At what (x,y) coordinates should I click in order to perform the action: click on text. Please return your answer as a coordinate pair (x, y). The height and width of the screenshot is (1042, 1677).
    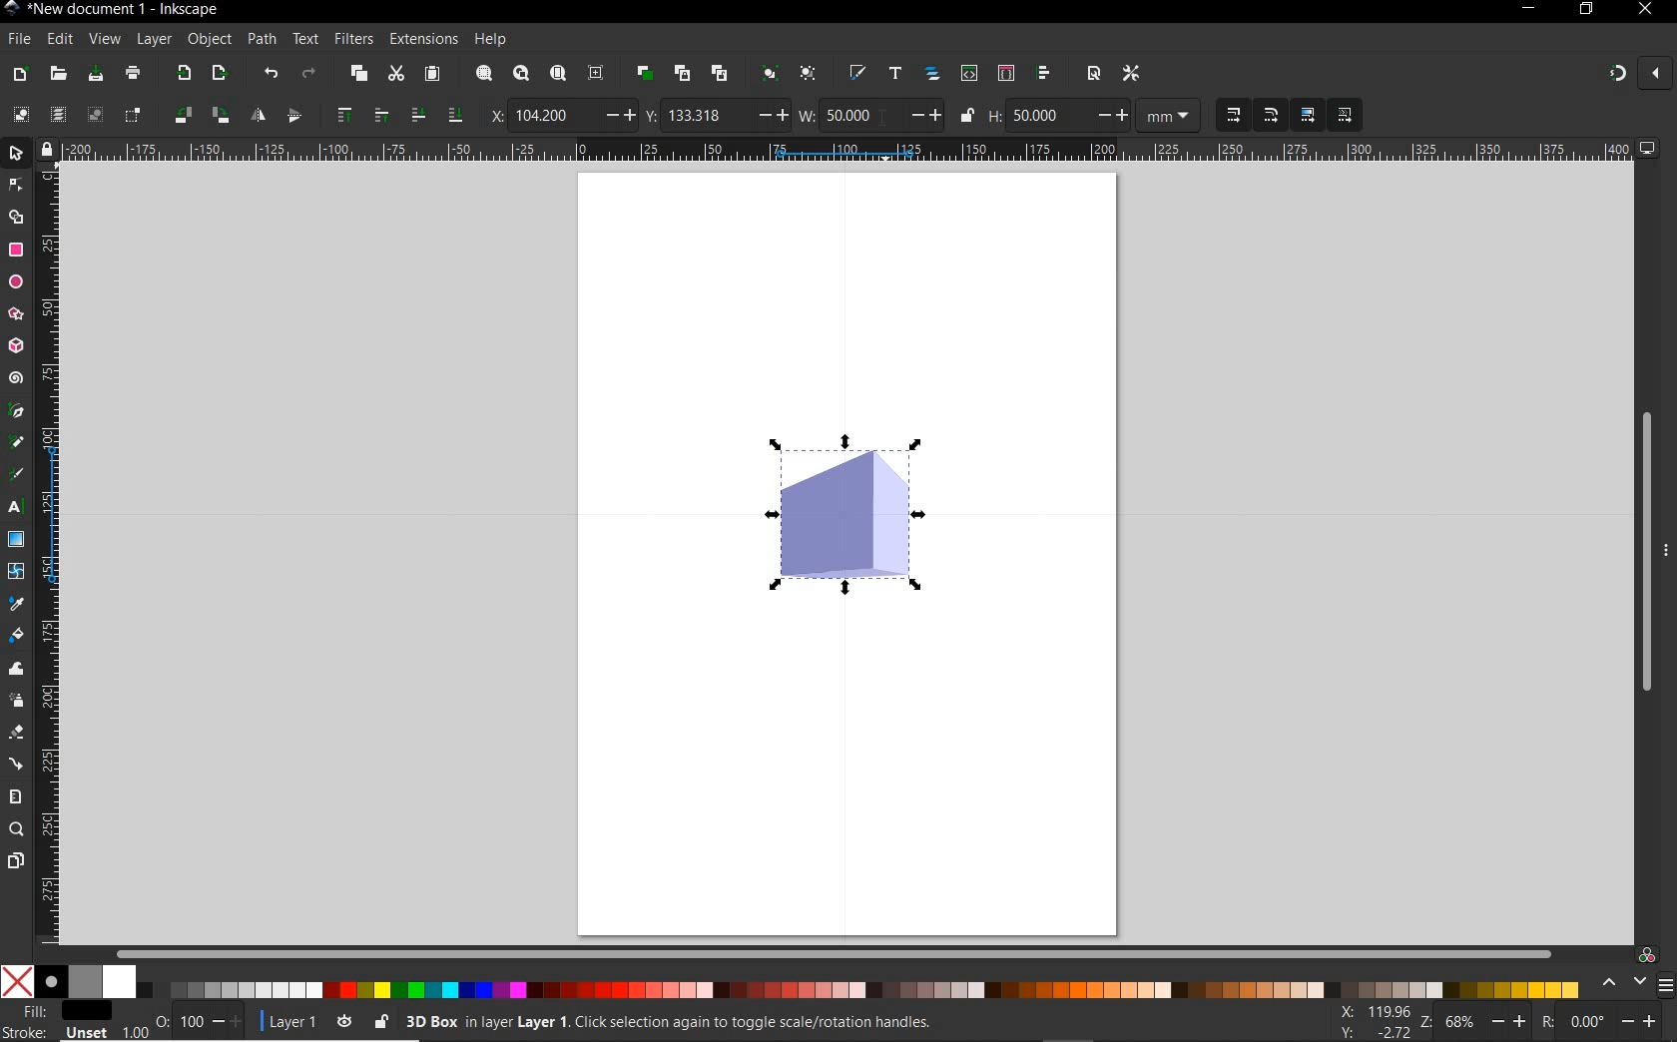
    Looking at the image, I should click on (305, 38).